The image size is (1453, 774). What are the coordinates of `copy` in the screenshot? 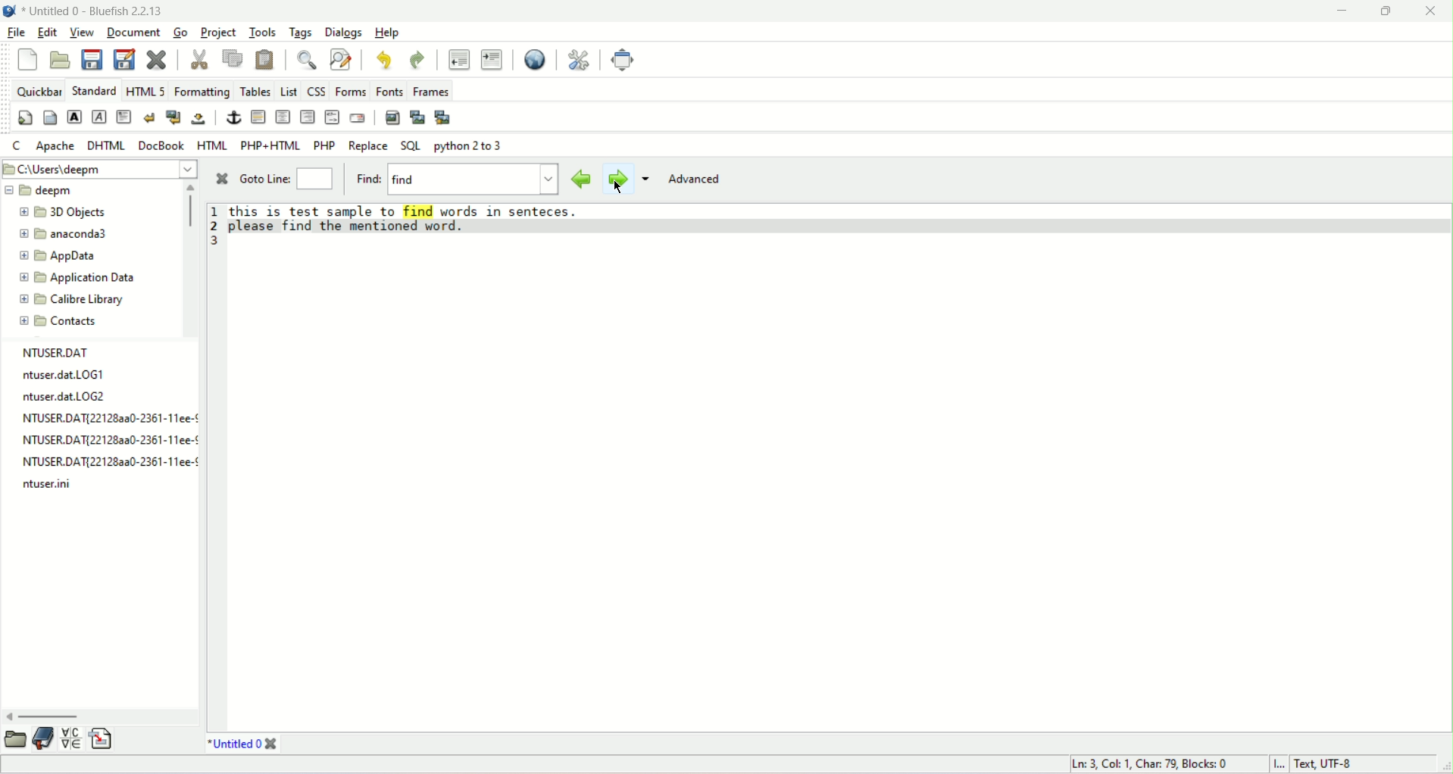 It's located at (235, 58).